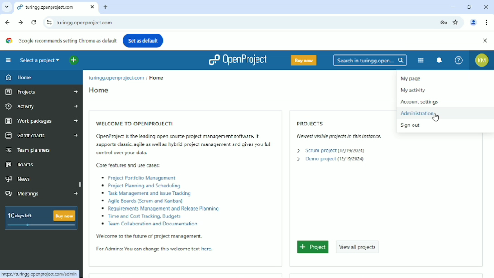  I want to click on Bookmark this tab, so click(456, 22).